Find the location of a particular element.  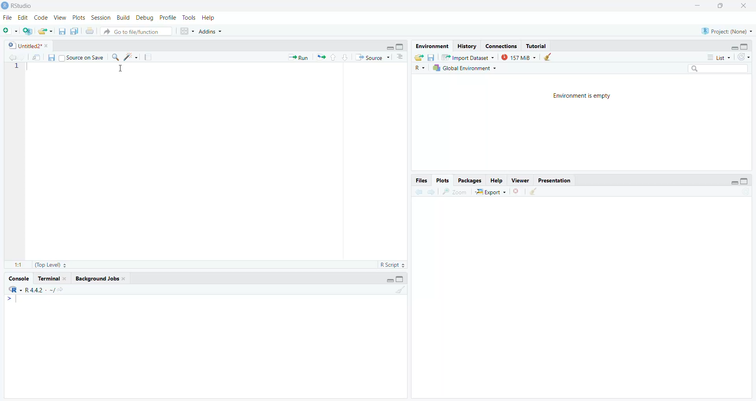

Tutorial is located at coordinates (537, 46).